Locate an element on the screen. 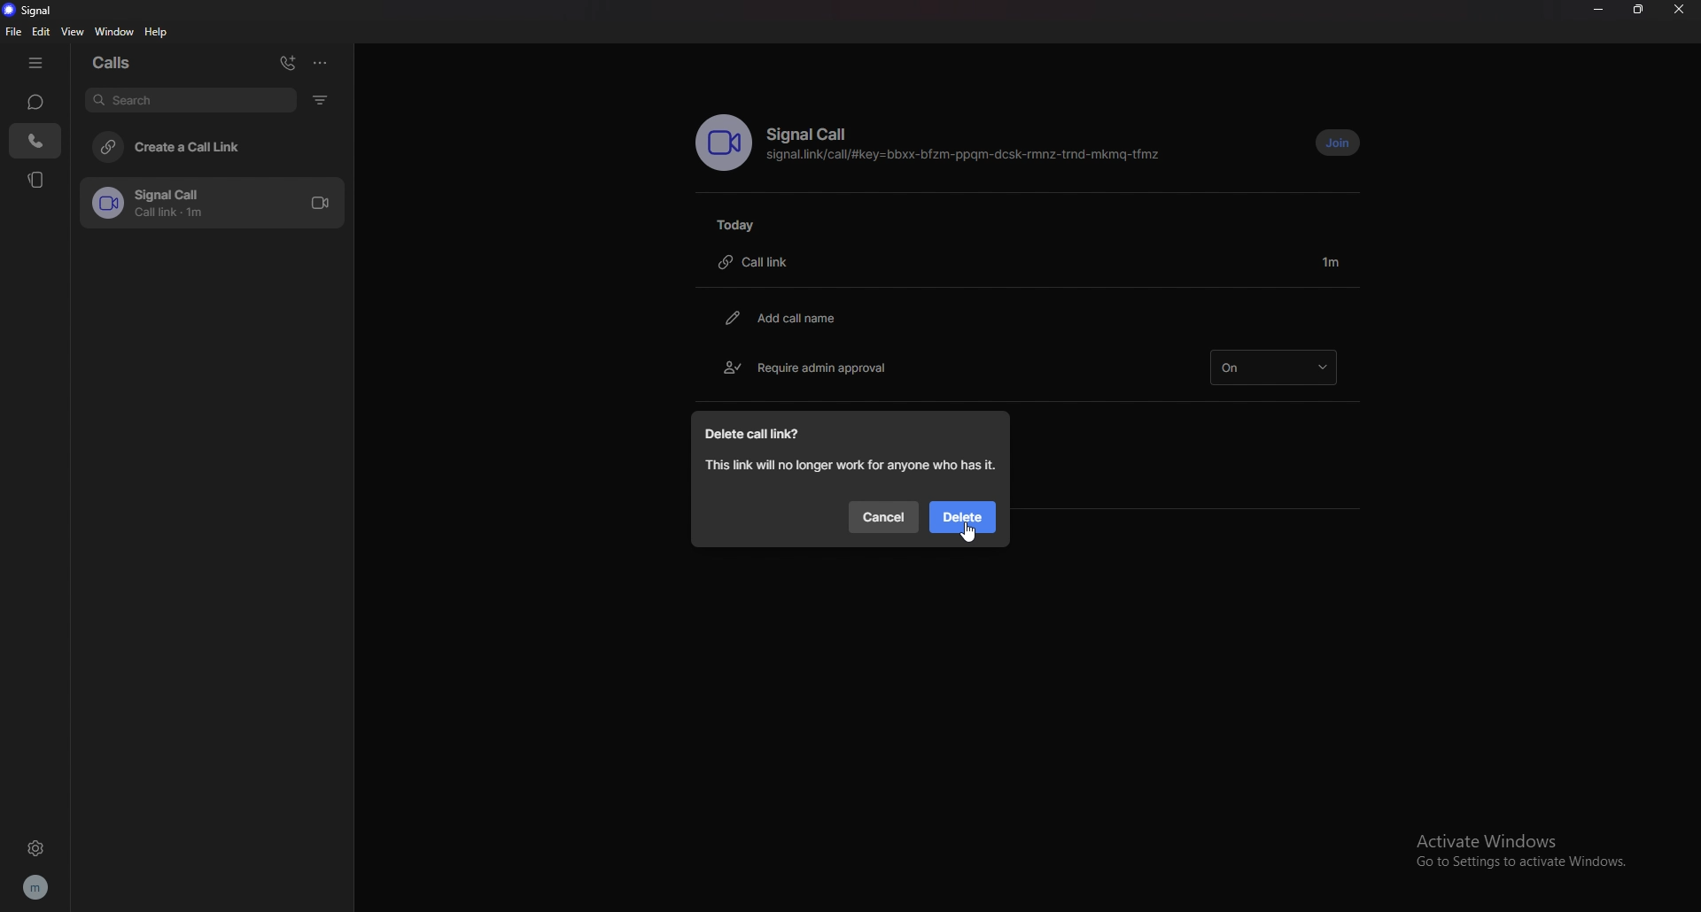 Image resolution: width=1701 pixels, height=912 pixels. call is located at coordinates (220, 203).